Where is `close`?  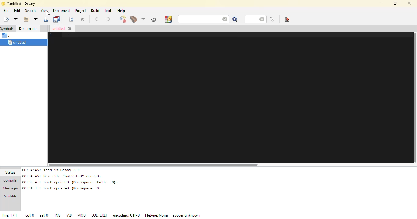 close is located at coordinates (410, 4).